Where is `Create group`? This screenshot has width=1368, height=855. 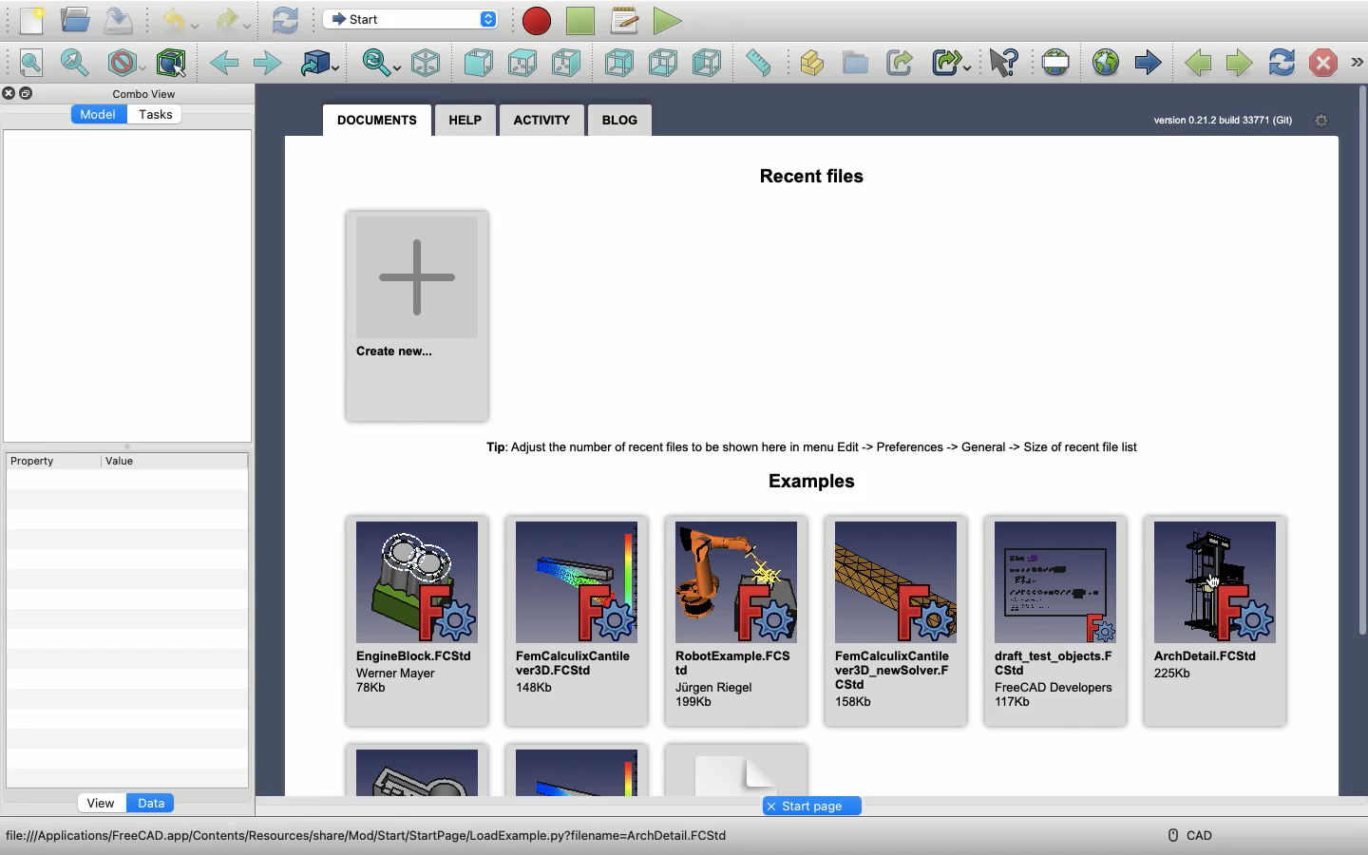 Create group is located at coordinates (854, 63).